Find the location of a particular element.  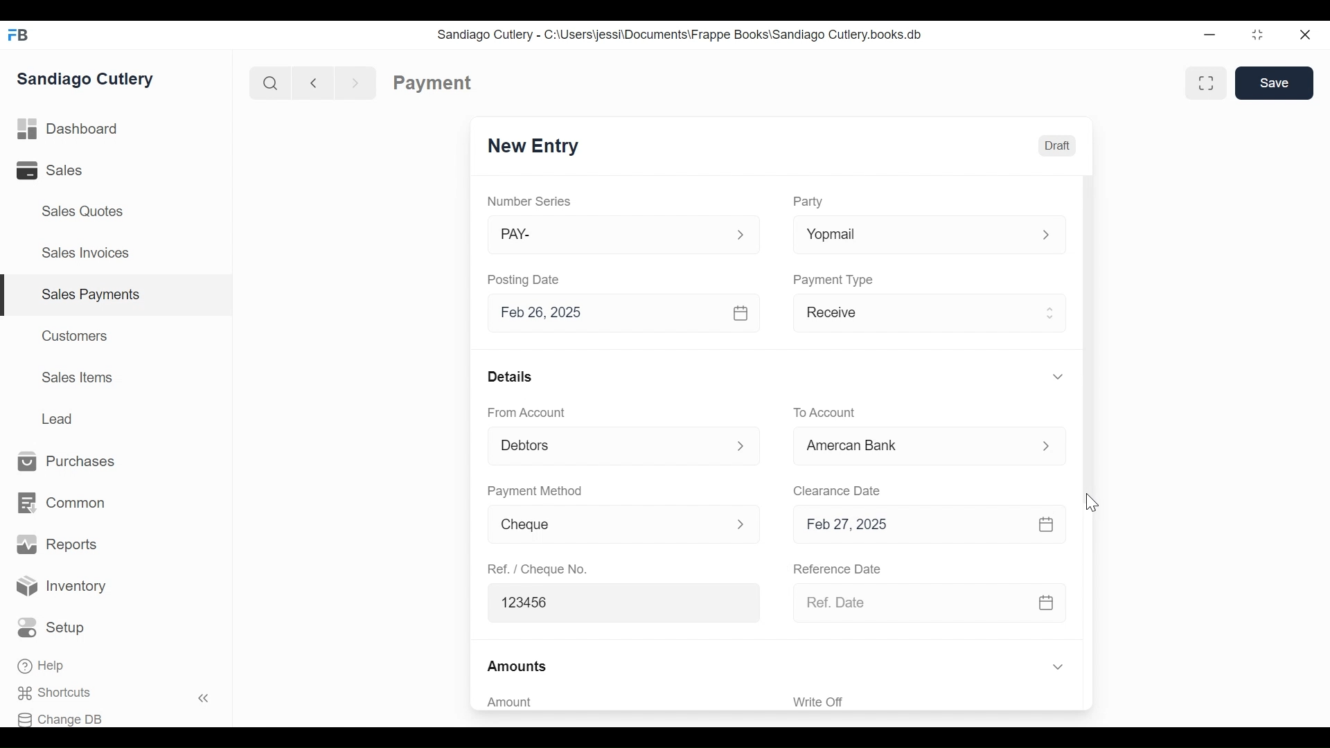

Clearance Date is located at coordinates (837, 492).